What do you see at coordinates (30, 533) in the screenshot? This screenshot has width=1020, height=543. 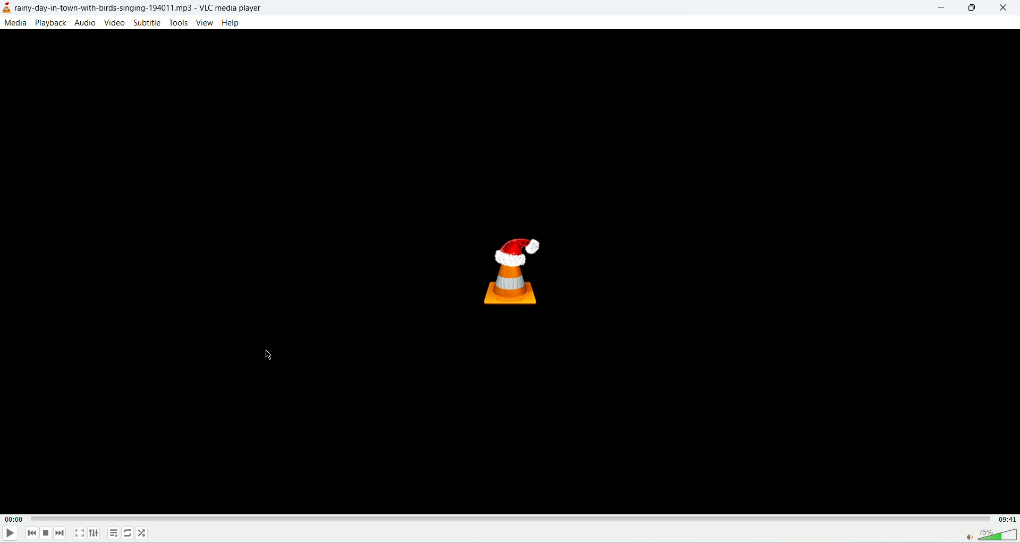 I see `previous` at bounding box center [30, 533].